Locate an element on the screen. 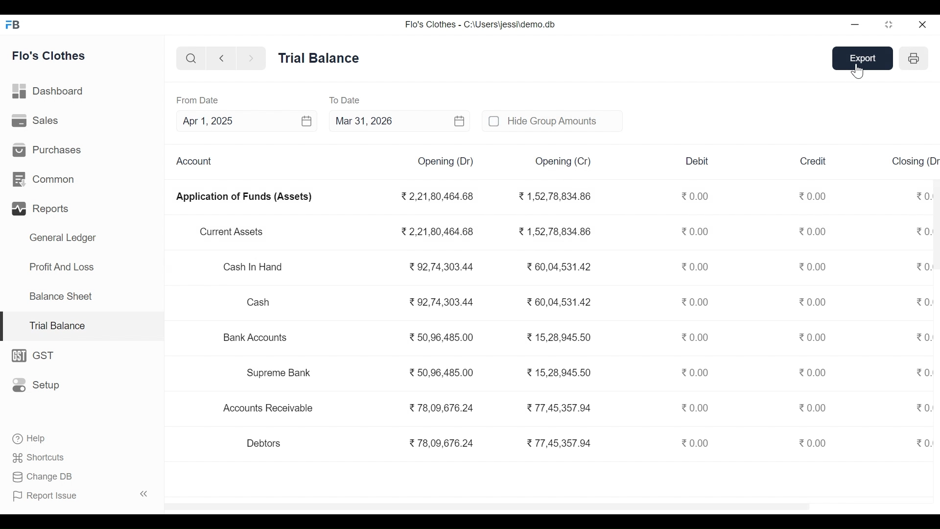 This screenshot has width=940, height=529. 60,04,531.42 is located at coordinates (556, 265).